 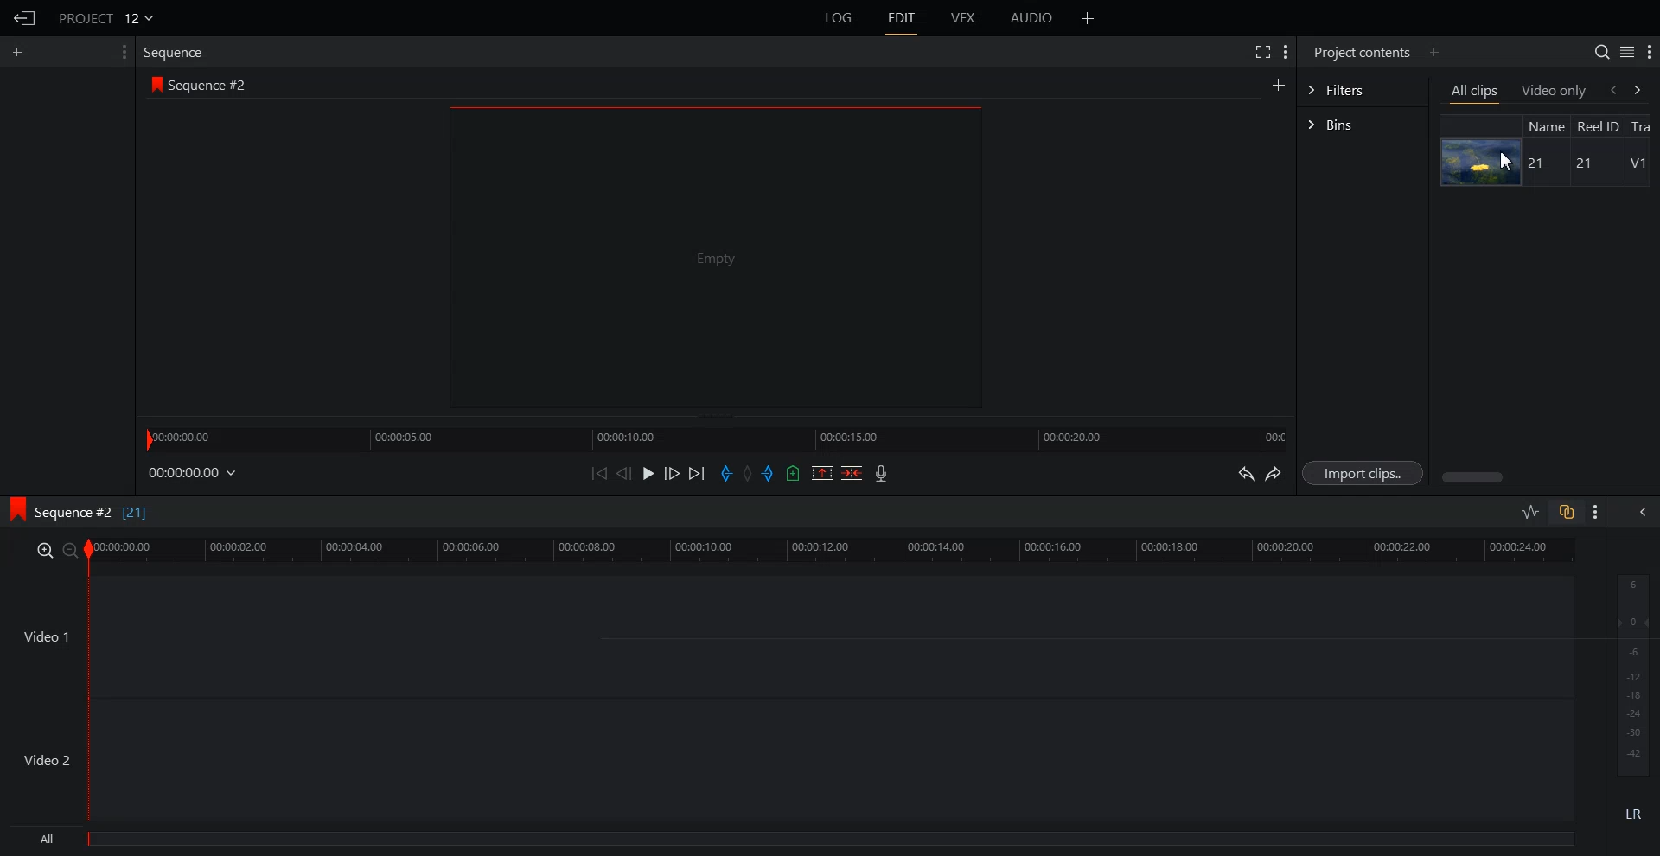 I want to click on Video 2, so click(x=787, y=760).